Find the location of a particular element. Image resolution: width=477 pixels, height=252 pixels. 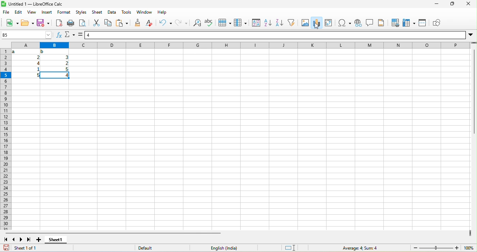

chart is located at coordinates (317, 23).